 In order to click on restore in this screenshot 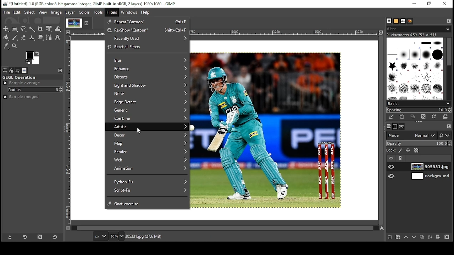, I will do `click(428, 4)`.